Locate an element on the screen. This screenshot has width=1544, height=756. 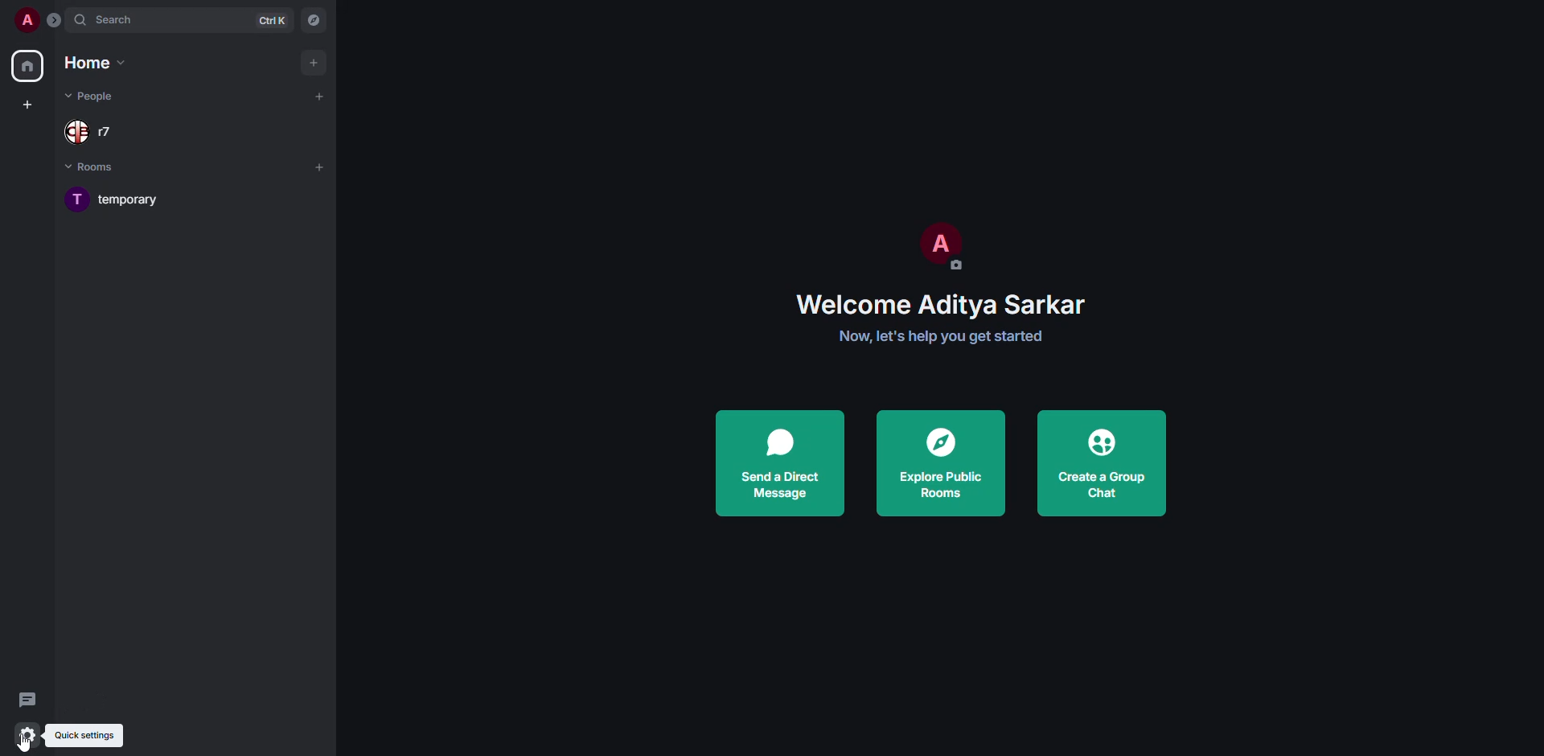
cursor is located at coordinates (27, 744).